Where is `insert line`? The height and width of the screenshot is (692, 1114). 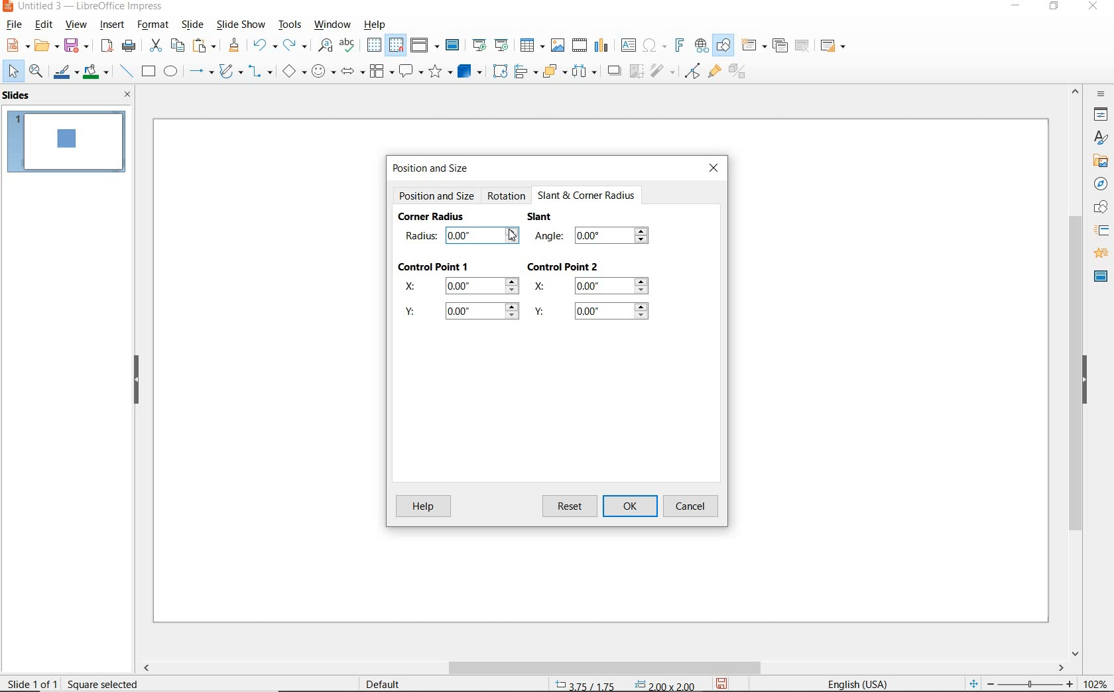
insert line is located at coordinates (126, 72).